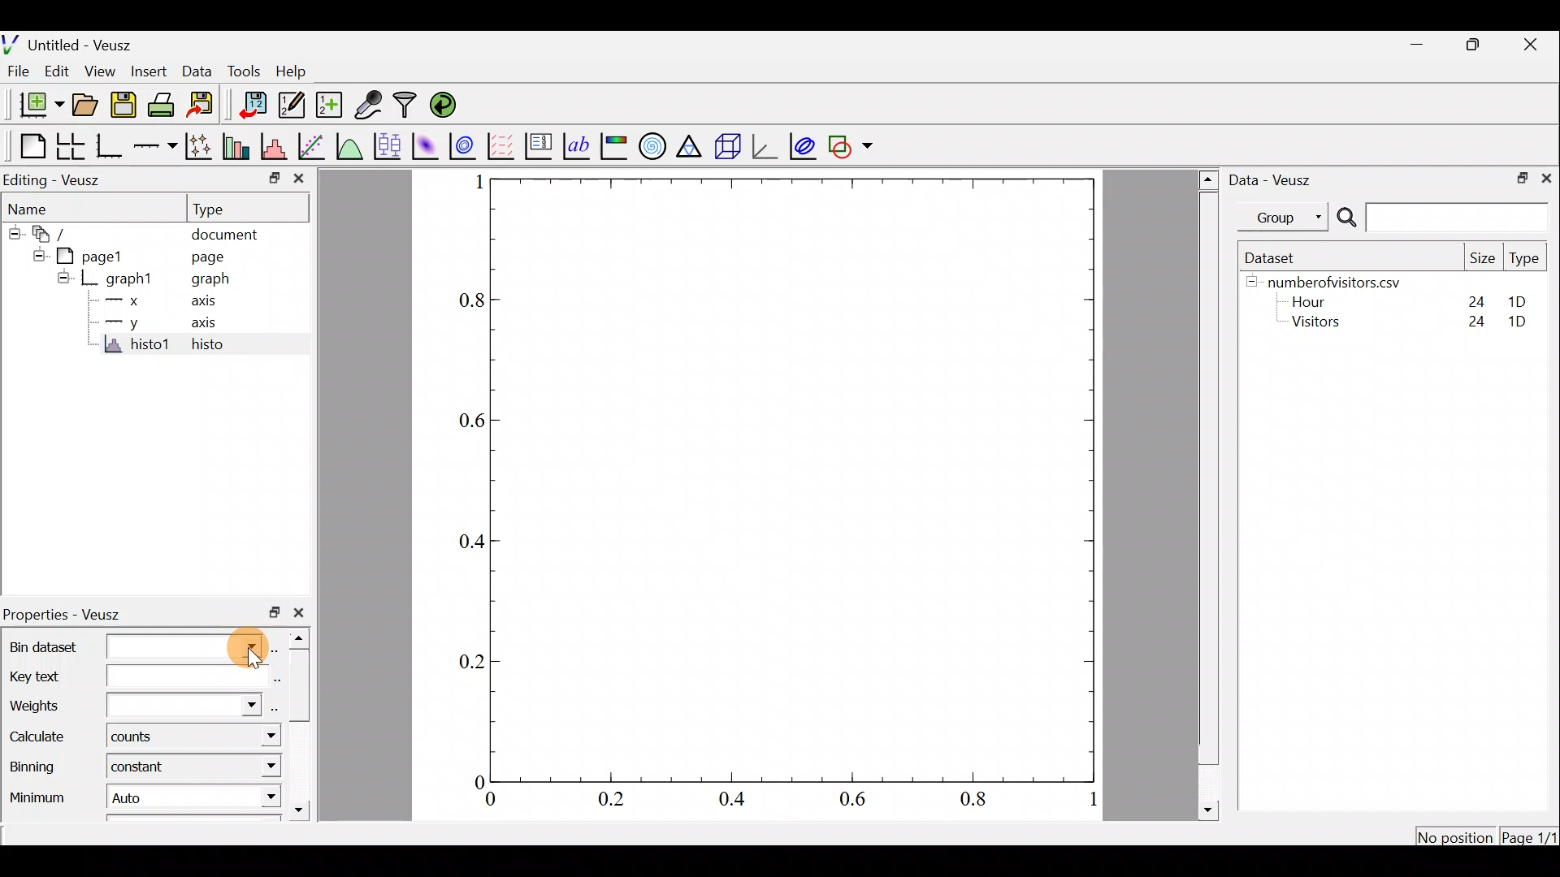 The image size is (1560, 877). I want to click on restore down, so click(1477, 47).